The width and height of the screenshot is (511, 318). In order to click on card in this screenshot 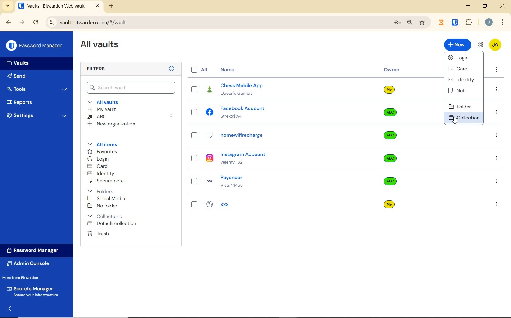, I will do `click(99, 167)`.